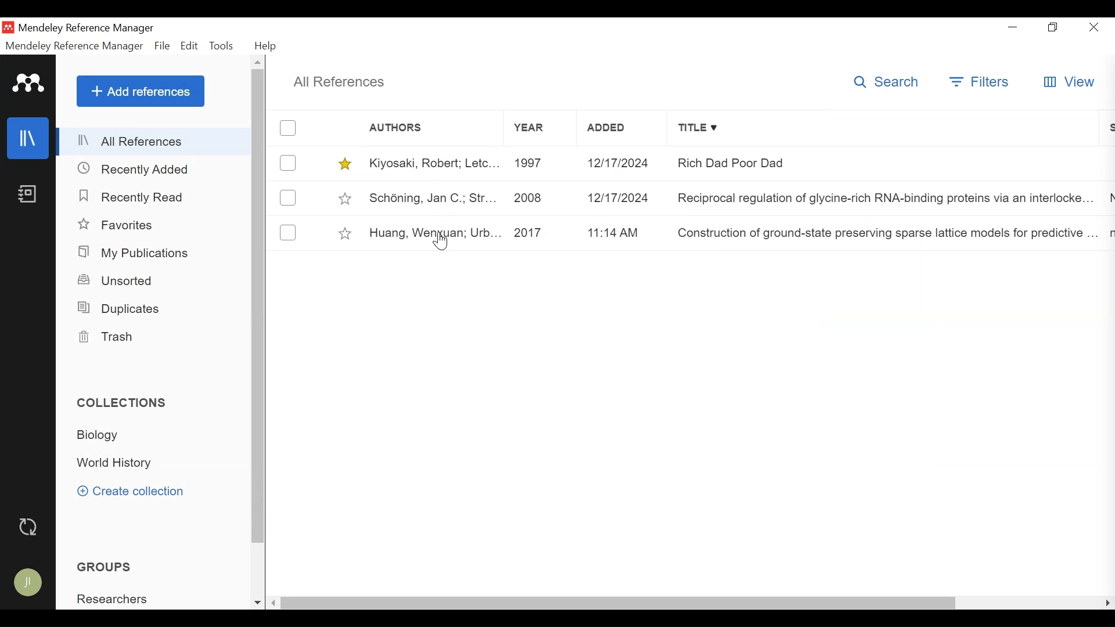 This screenshot has height=627, width=1115. What do you see at coordinates (120, 225) in the screenshot?
I see `Favorites` at bounding box center [120, 225].